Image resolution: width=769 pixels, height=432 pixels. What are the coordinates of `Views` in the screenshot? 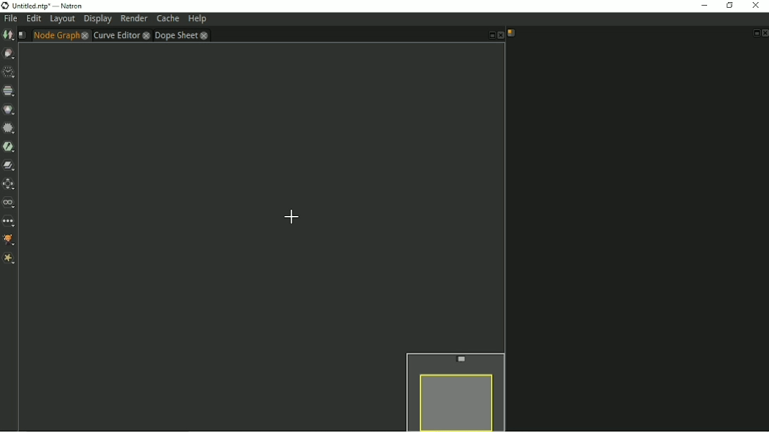 It's located at (9, 203).